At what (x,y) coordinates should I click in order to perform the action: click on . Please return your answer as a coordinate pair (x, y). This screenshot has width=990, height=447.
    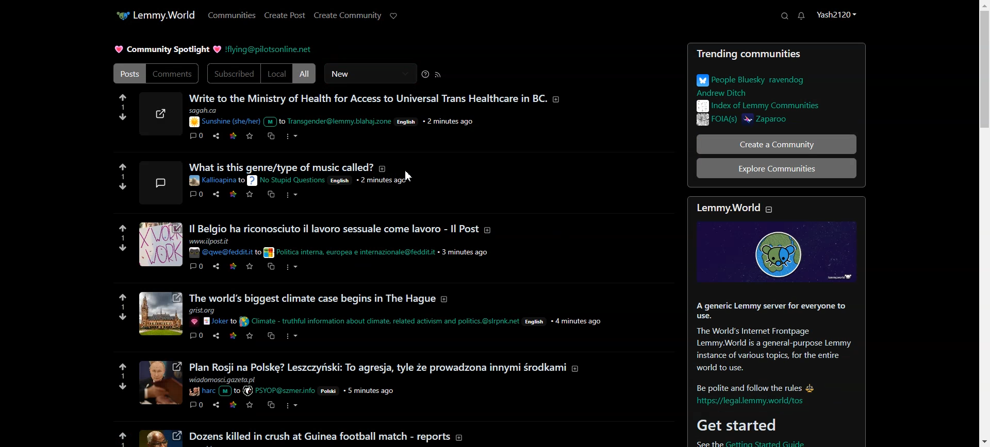
    Looking at the image, I should click on (162, 313).